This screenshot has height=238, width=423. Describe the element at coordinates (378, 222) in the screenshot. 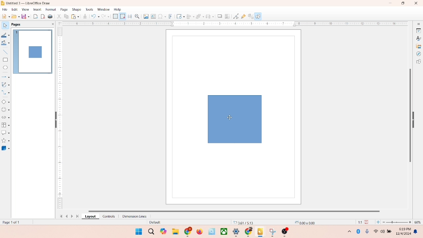

I see `fit to current window` at that location.